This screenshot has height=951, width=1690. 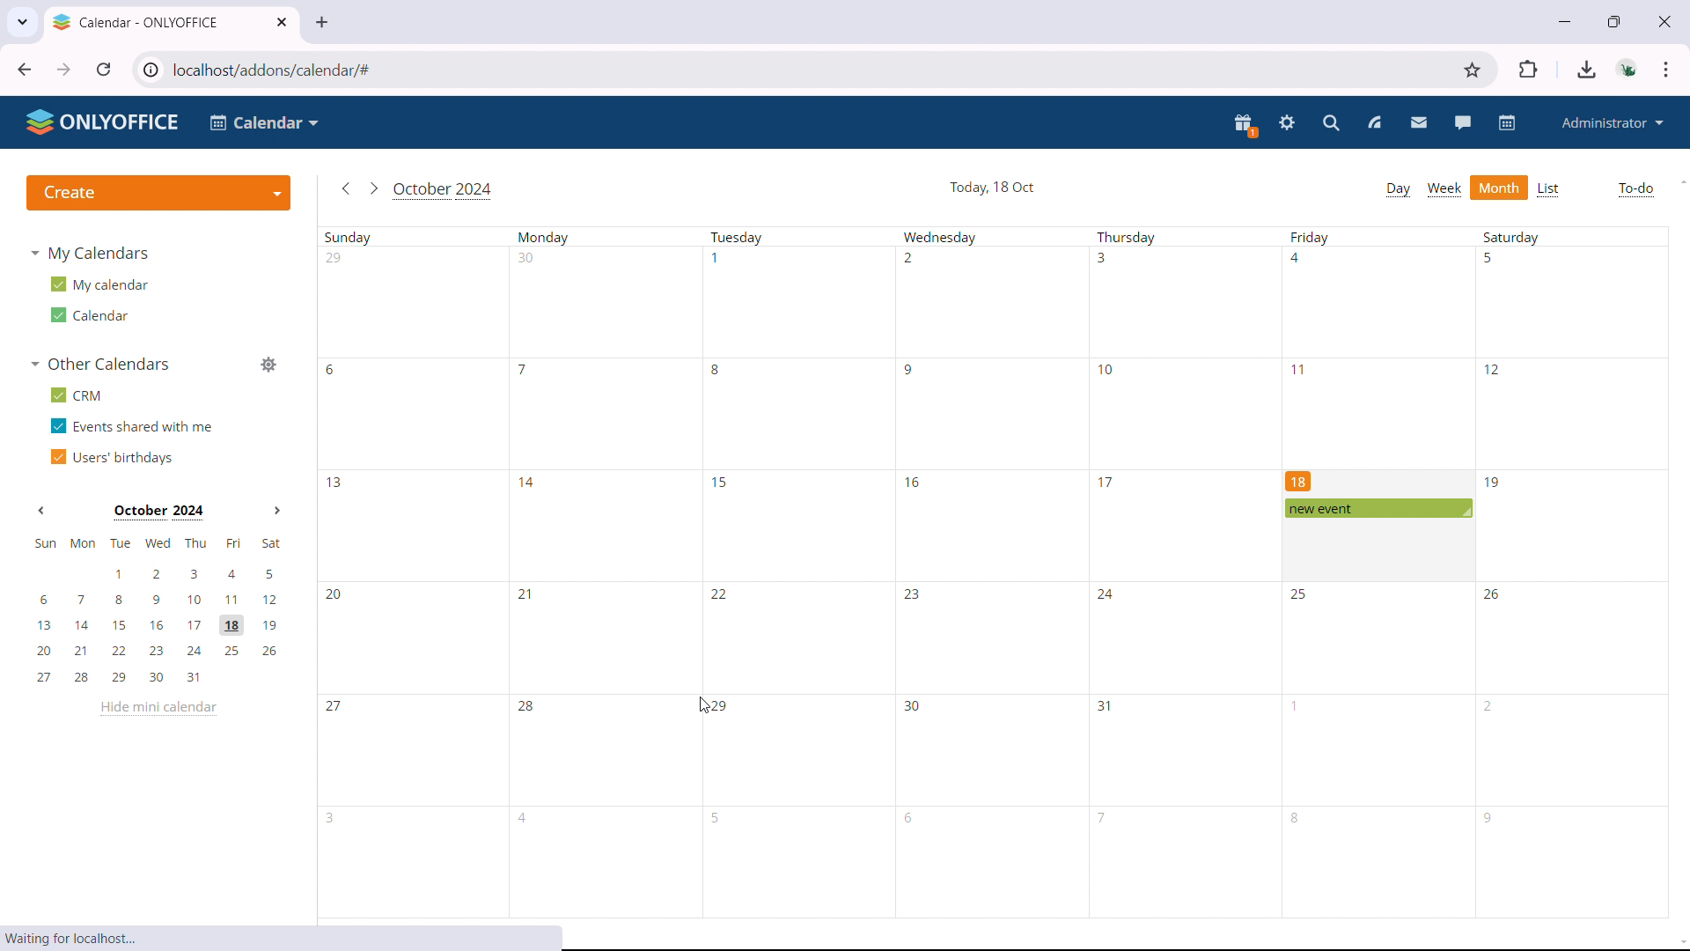 I want to click on Next month, so click(x=276, y=510).